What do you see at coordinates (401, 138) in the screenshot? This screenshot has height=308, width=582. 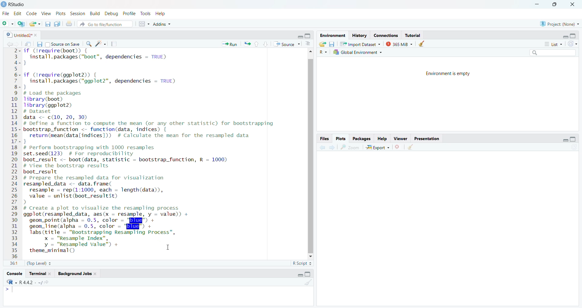 I see `viewer` at bounding box center [401, 138].